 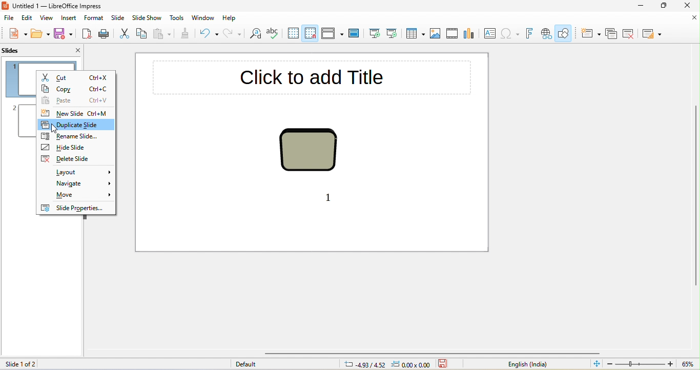 What do you see at coordinates (631, 34) in the screenshot?
I see `delete slide` at bounding box center [631, 34].